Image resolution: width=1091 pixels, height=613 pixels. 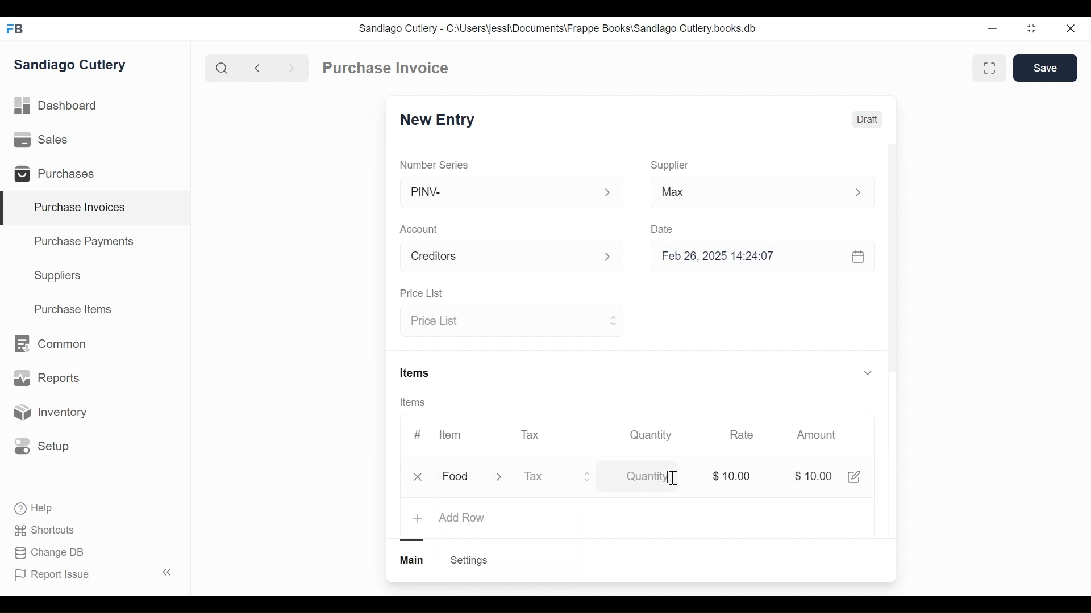 What do you see at coordinates (864, 192) in the screenshot?
I see `Expand` at bounding box center [864, 192].